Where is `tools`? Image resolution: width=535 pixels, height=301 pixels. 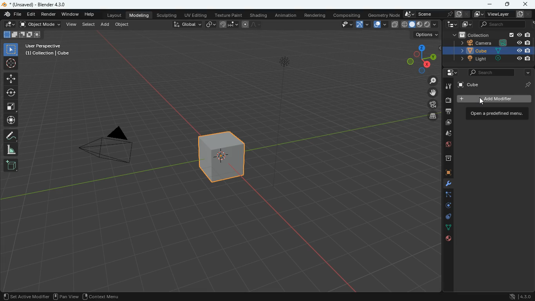 tools is located at coordinates (448, 87).